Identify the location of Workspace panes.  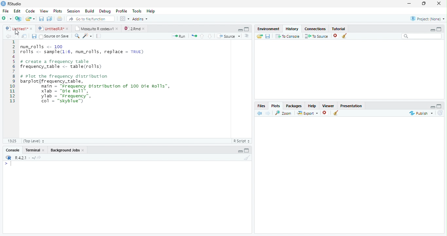
(124, 19).